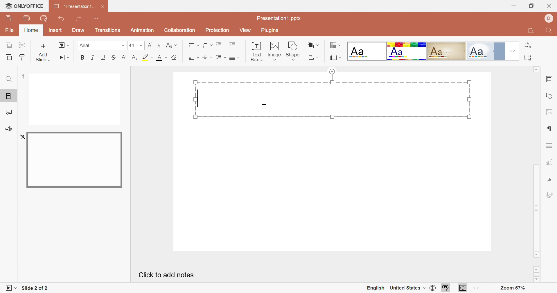 This screenshot has width=557, height=293. I want to click on View, so click(245, 30).